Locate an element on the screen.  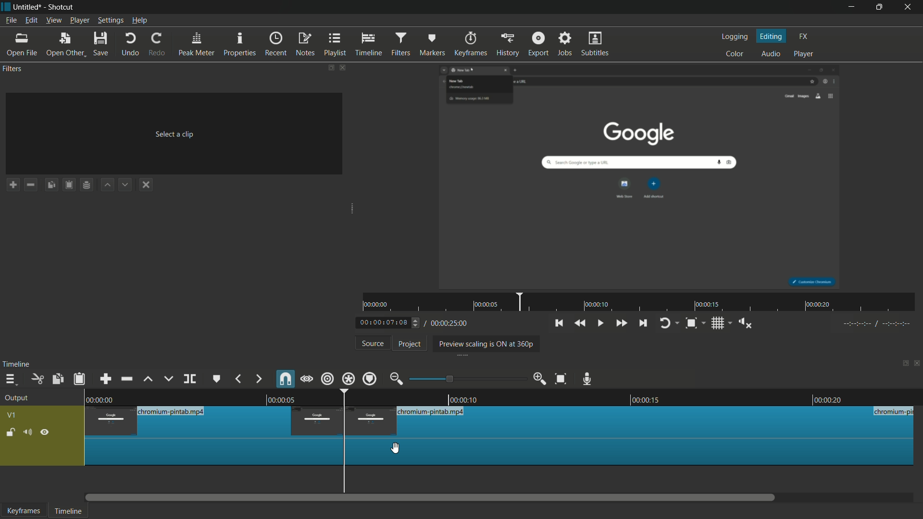
previous marker is located at coordinates (237, 379).